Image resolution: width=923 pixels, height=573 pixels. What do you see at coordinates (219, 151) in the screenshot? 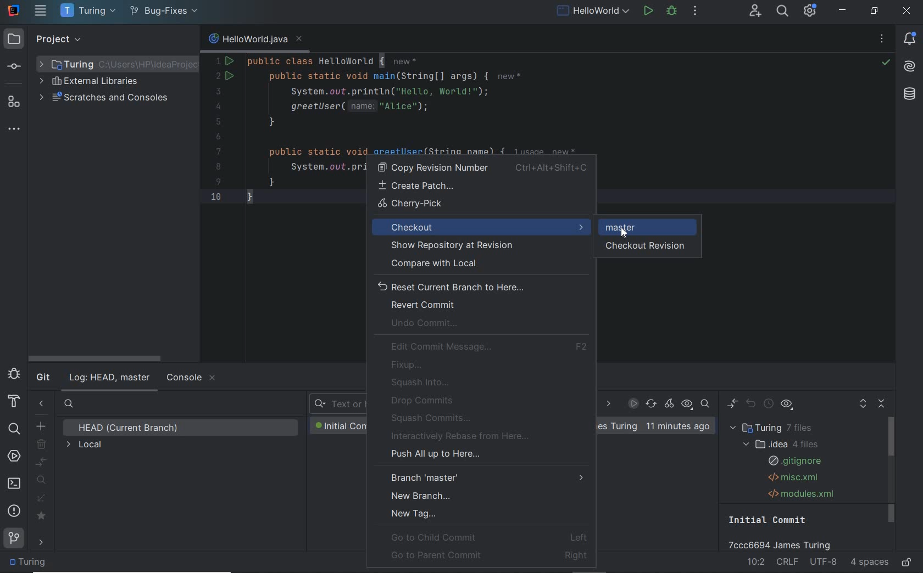
I see `7` at bounding box center [219, 151].